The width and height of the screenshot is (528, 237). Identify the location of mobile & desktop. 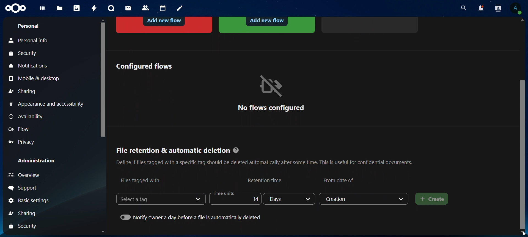
(36, 78).